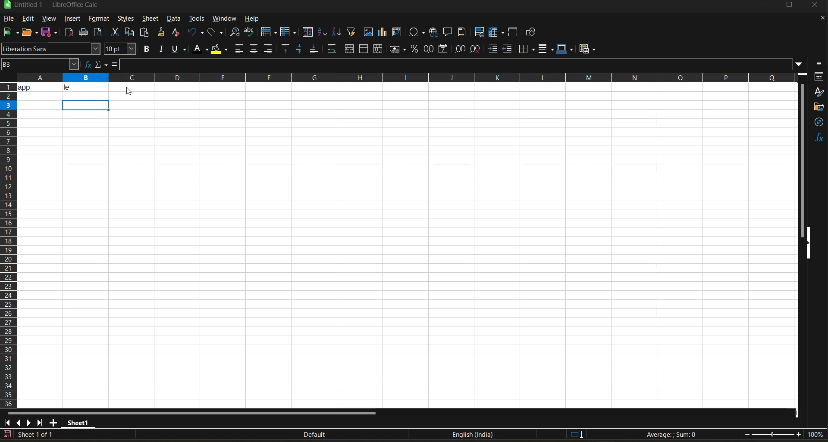  Describe the element at coordinates (177, 32) in the screenshot. I see `clear direct formatting` at that location.